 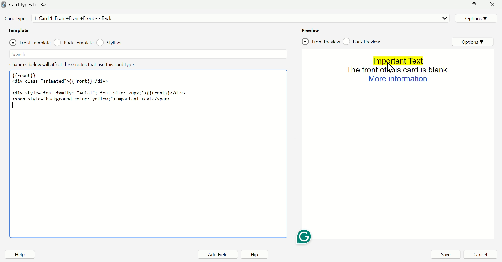 I want to click on Anki Desktop icon, so click(x=4, y=4).